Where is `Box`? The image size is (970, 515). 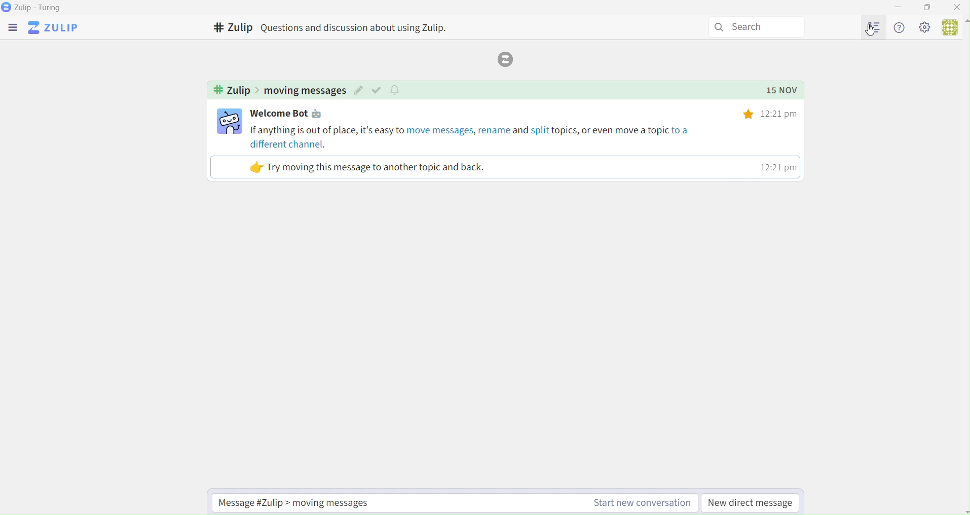
Box is located at coordinates (930, 7).